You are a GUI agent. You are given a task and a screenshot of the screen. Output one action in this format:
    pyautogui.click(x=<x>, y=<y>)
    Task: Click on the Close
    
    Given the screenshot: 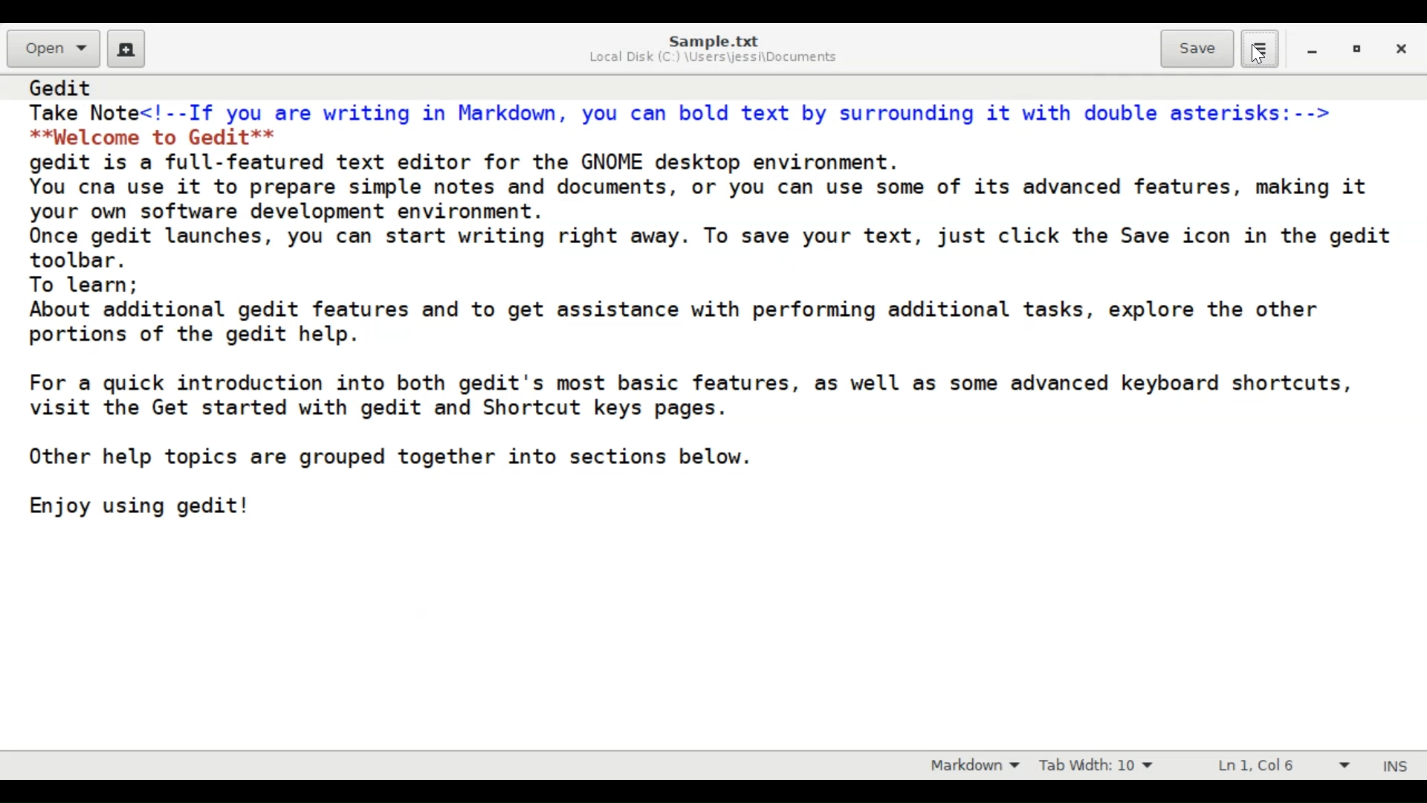 What is the action you would take?
    pyautogui.click(x=1404, y=51)
    